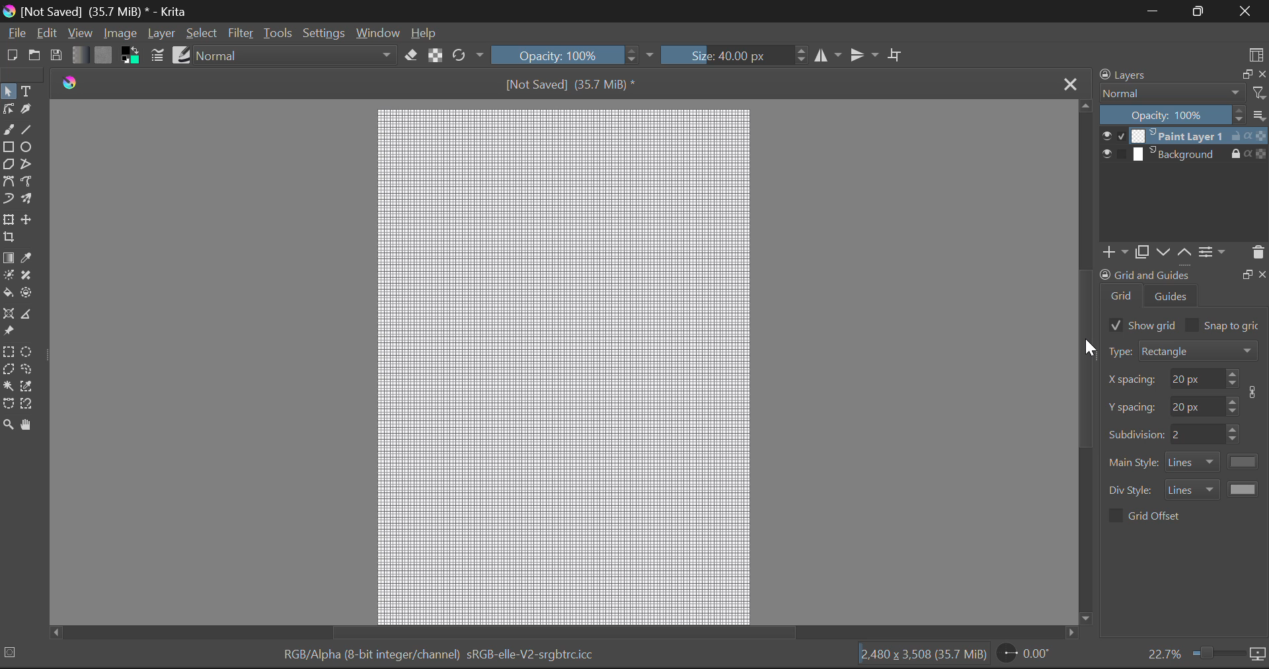  What do you see at coordinates (568, 634) in the screenshot?
I see `Scroll Bar` at bounding box center [568, 634].